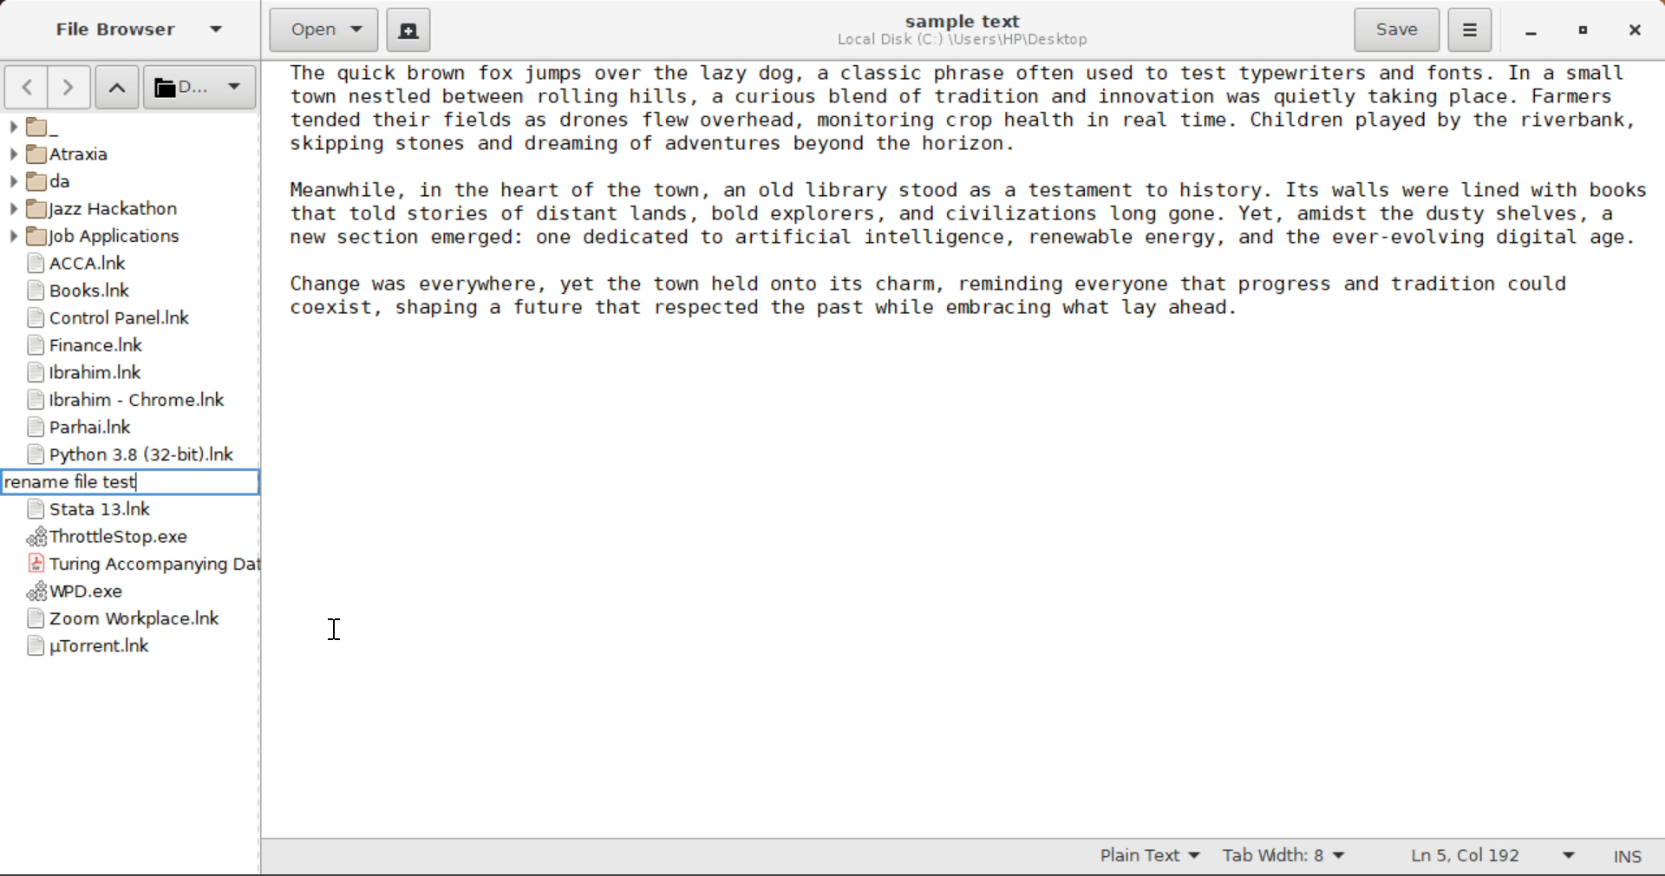  What do you see at coordinates (408, 29) in the screenshot?
I see `Create New Document` at bounding box center [408, 29].